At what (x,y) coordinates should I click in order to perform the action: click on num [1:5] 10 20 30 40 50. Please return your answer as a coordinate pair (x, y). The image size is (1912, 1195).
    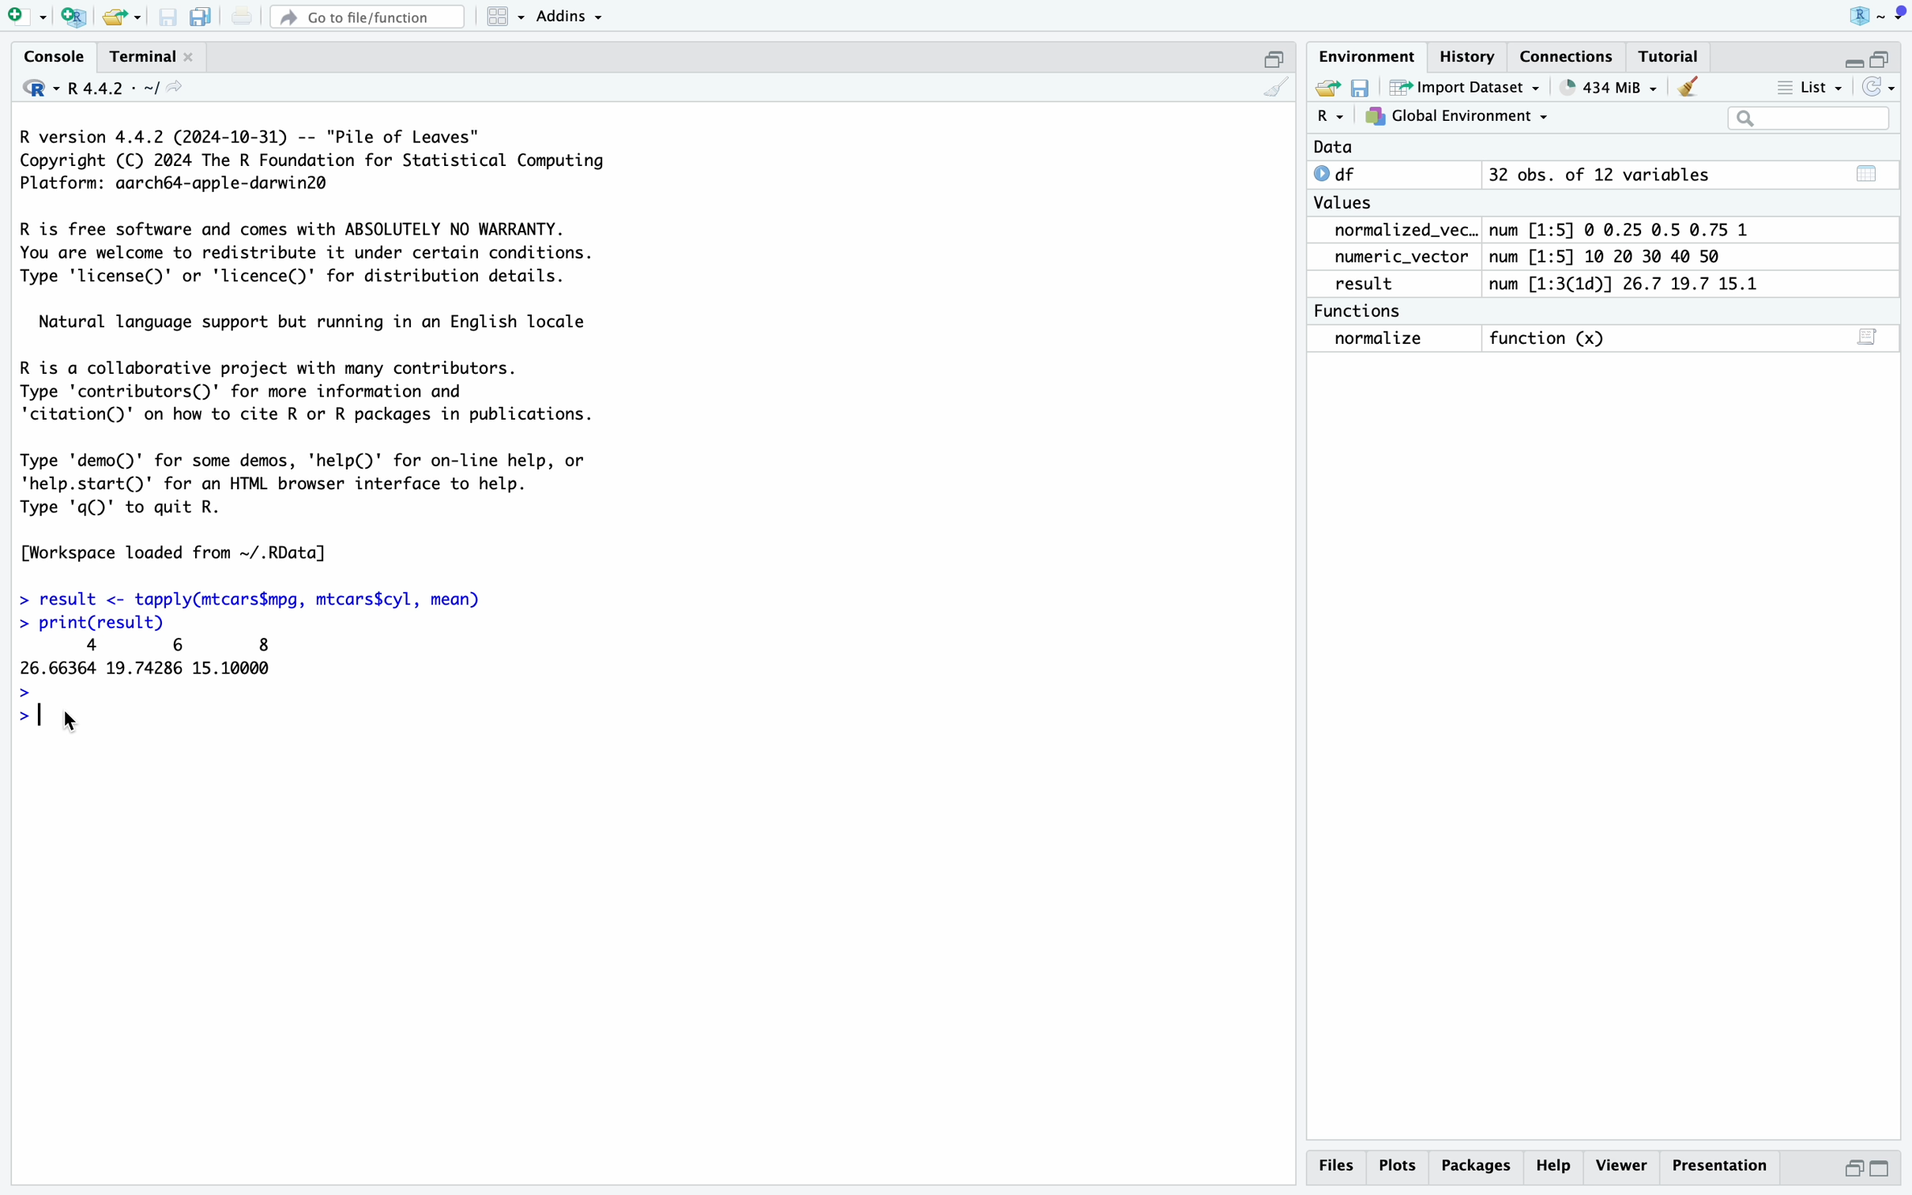
    Looking at the image, I should click on (1608, 256).